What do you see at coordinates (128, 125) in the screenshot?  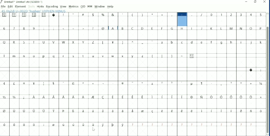 I see `Symbols` at bounding box center [128, 125].